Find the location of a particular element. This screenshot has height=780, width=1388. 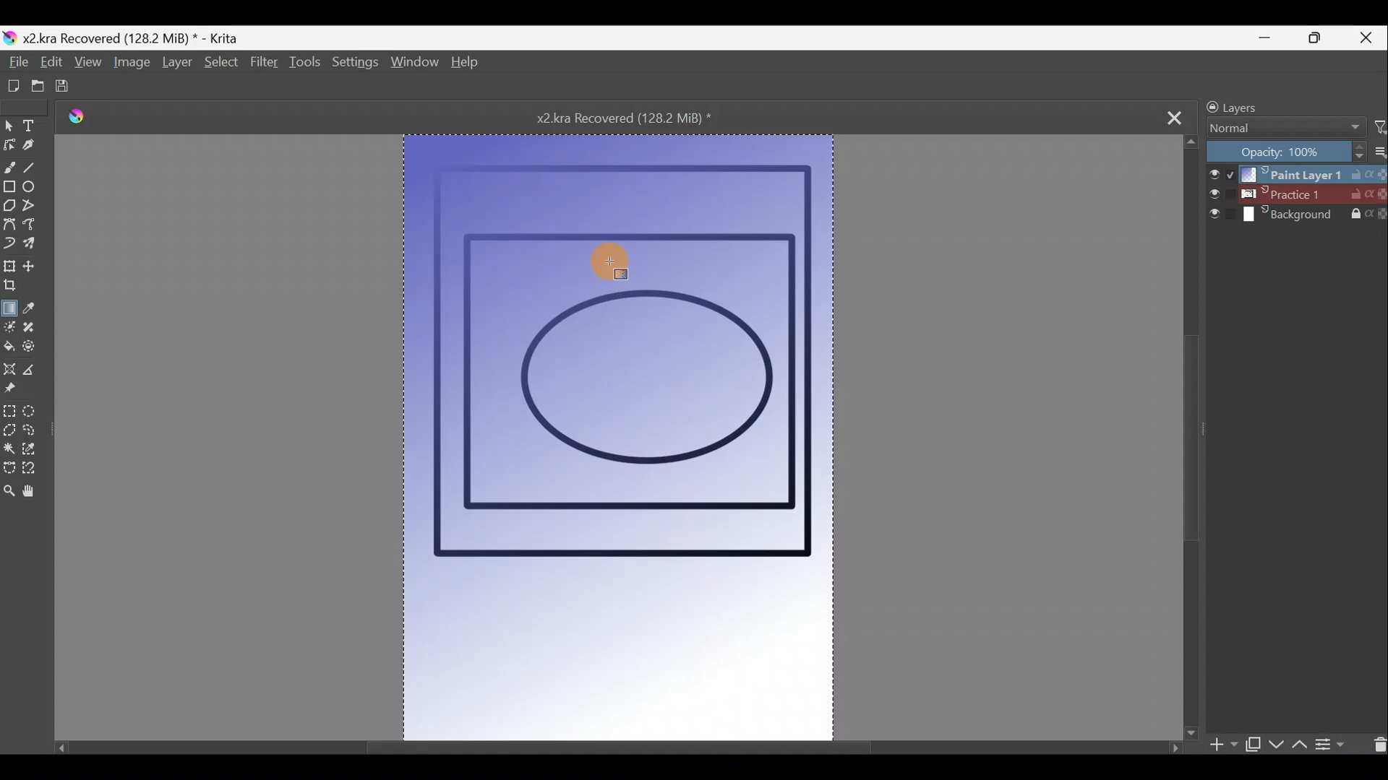

Help is located at coordinates (466, 64).